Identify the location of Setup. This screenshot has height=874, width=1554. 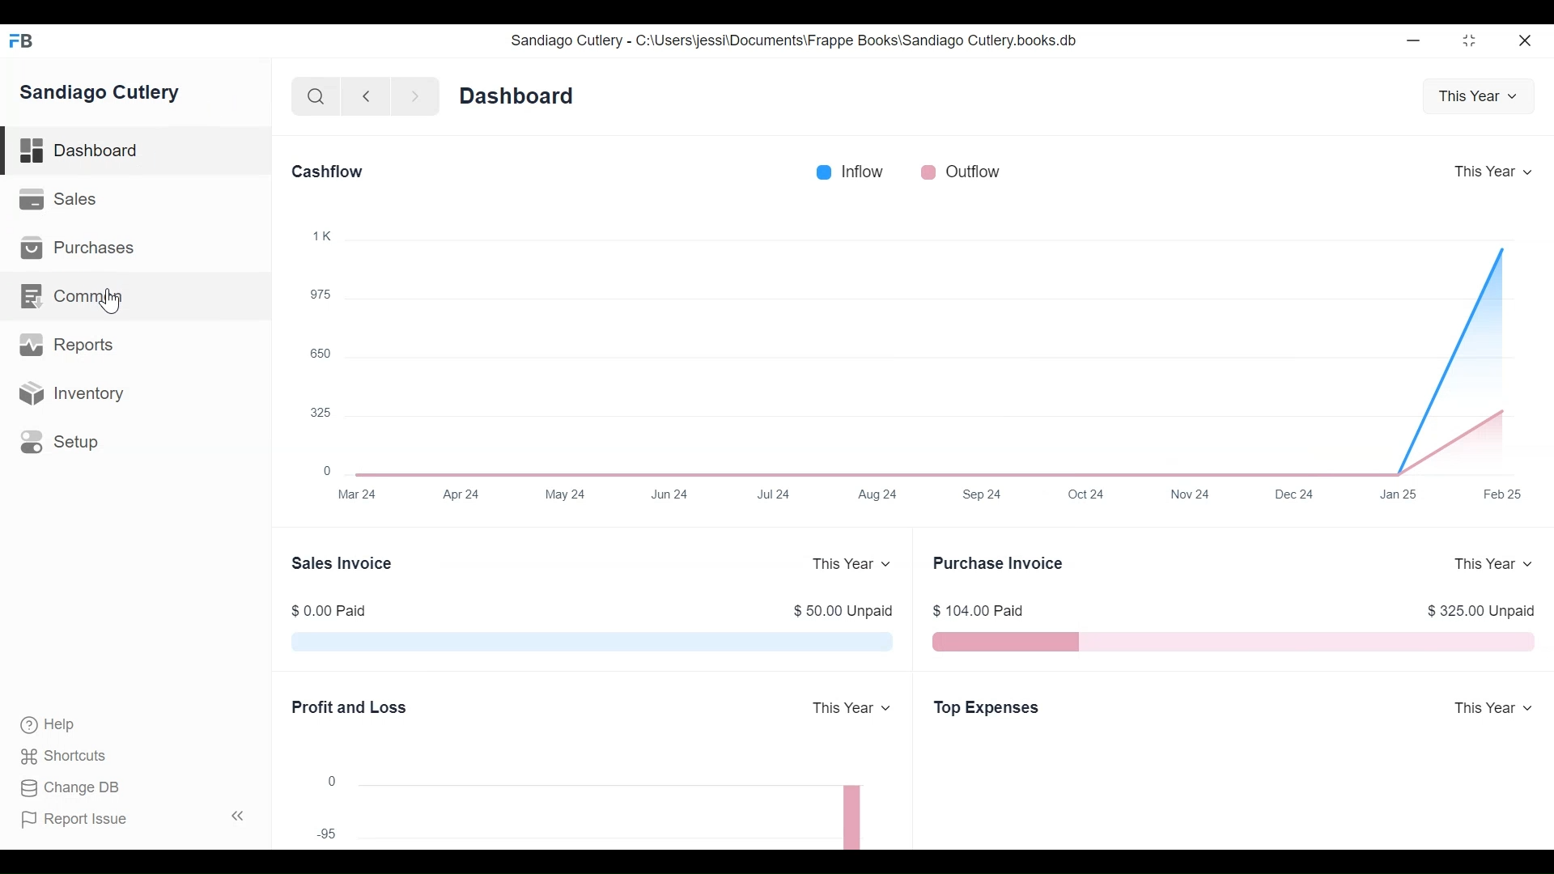
(62, 441).